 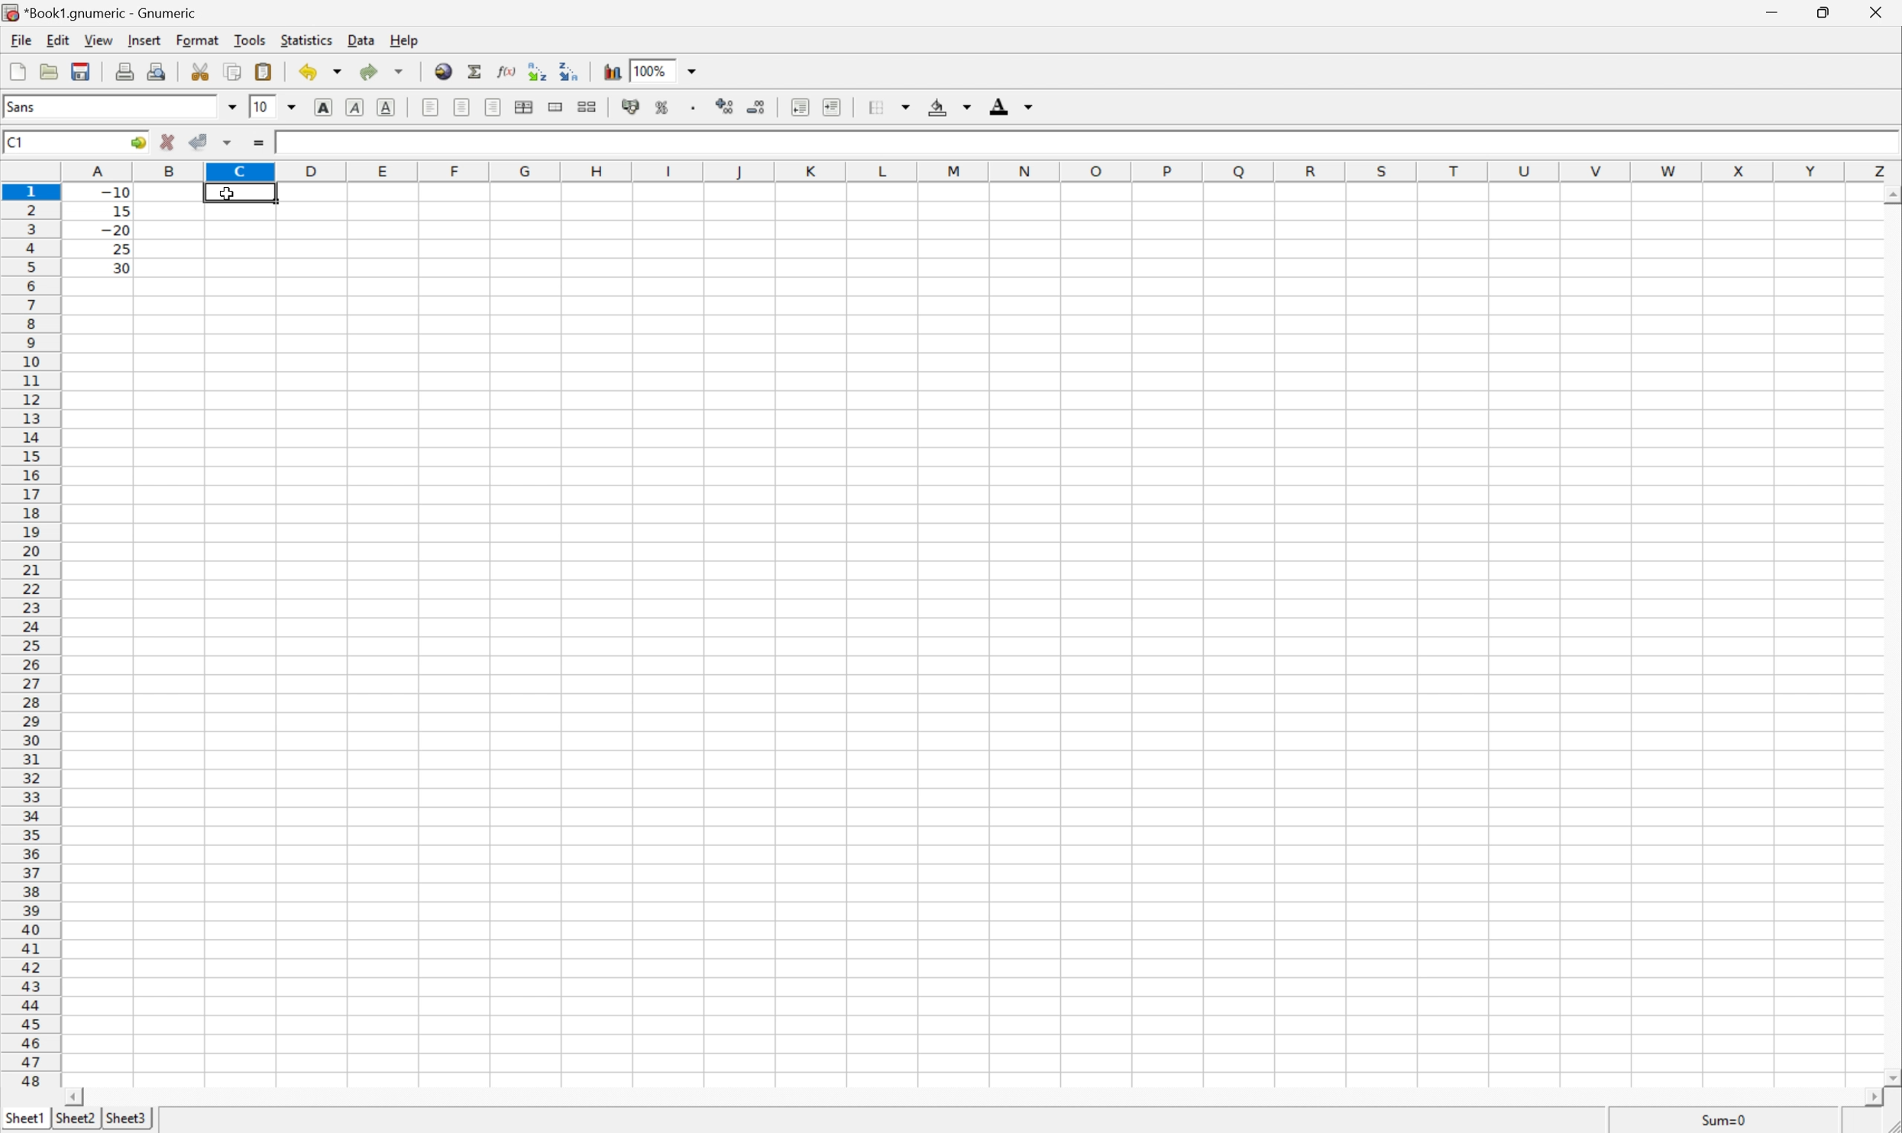 I want to click on Sheet1, so click(x=25, y=1115).